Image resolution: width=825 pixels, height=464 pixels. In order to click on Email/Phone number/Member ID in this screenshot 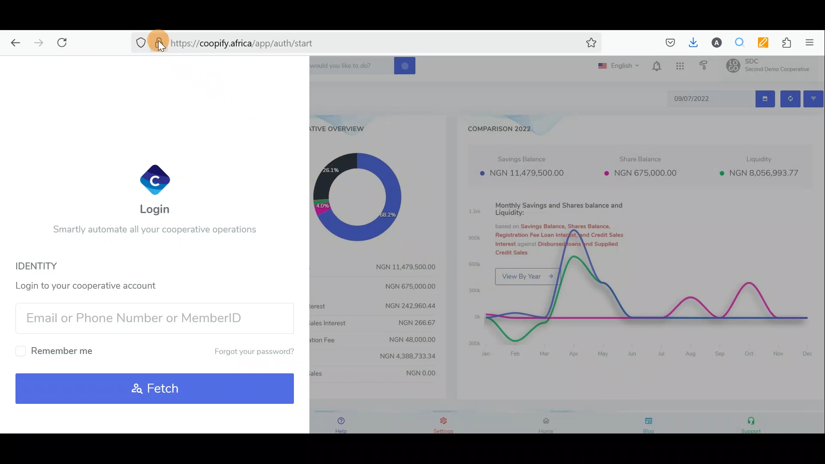, I will do `click(150, 317)`.